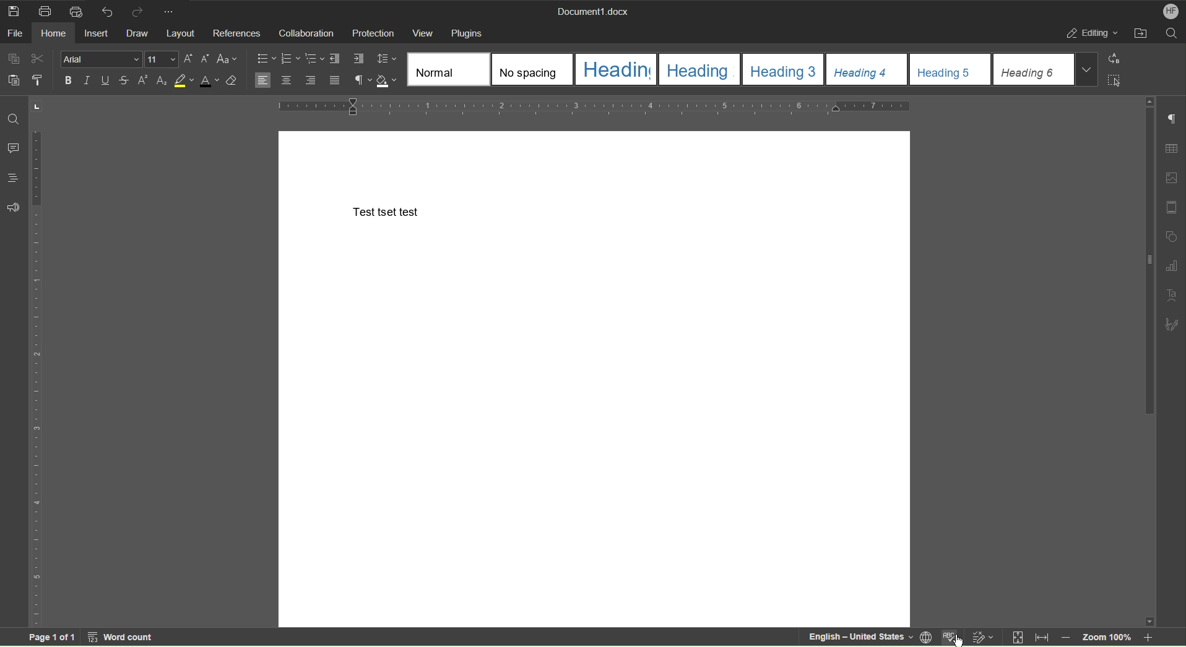 The image size is (1186, 647). What do you see at coordinates (615, 69) in the screenshot?
I see `Heading 1` at bounding box center [615, 69].